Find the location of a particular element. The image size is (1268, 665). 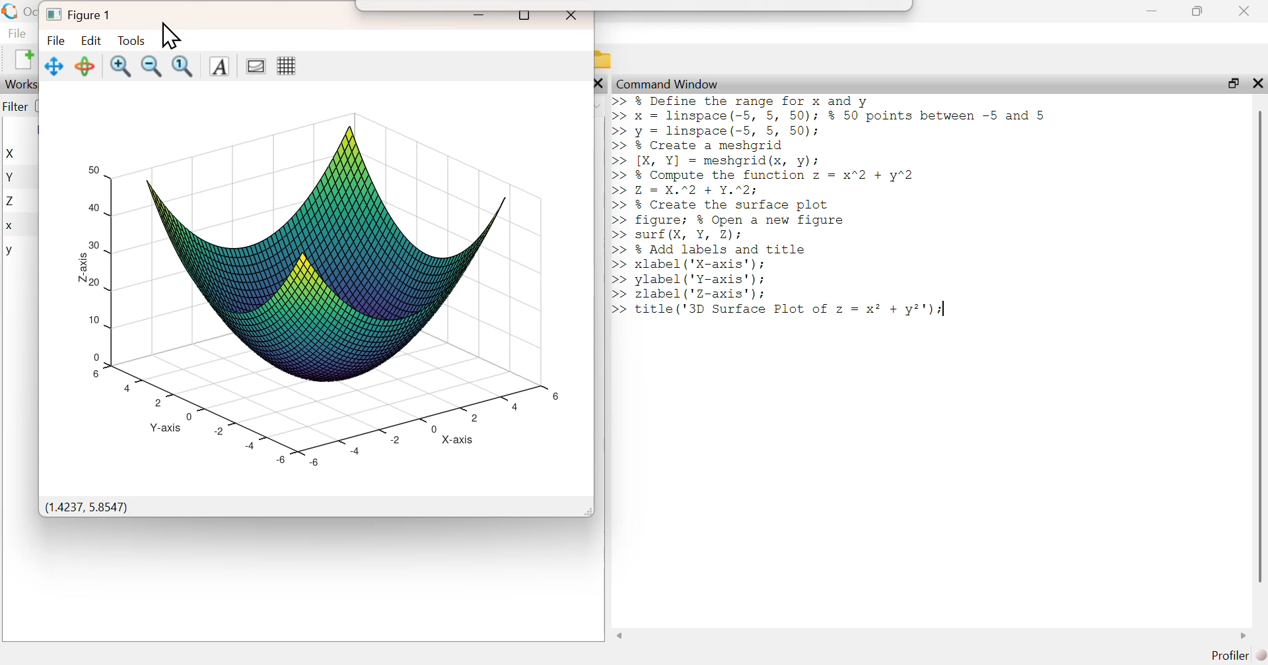

scroll bar is located at coordinates (1259, 346).